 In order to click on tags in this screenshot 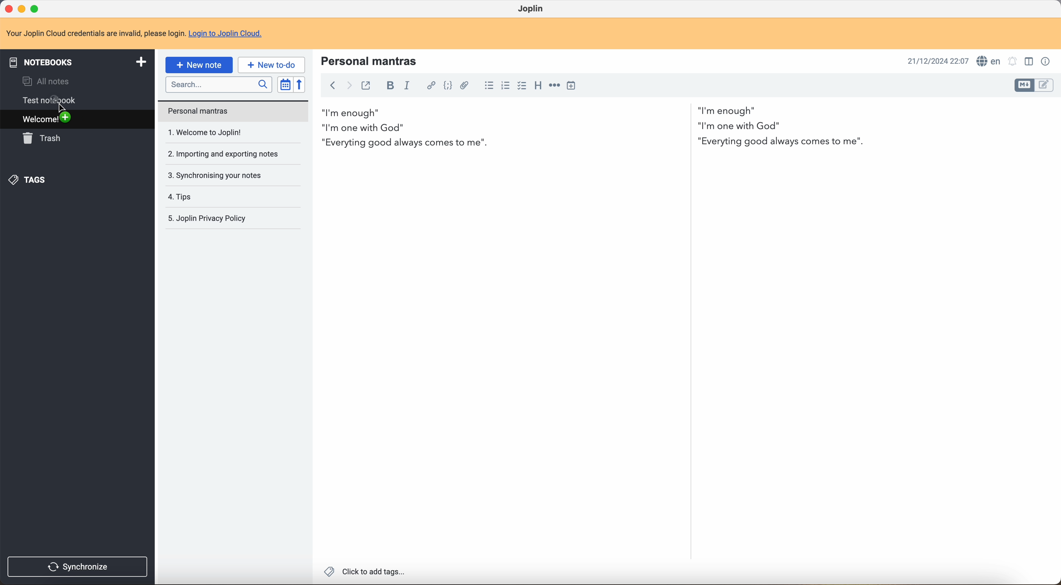, I will do `click(31, 182)`.